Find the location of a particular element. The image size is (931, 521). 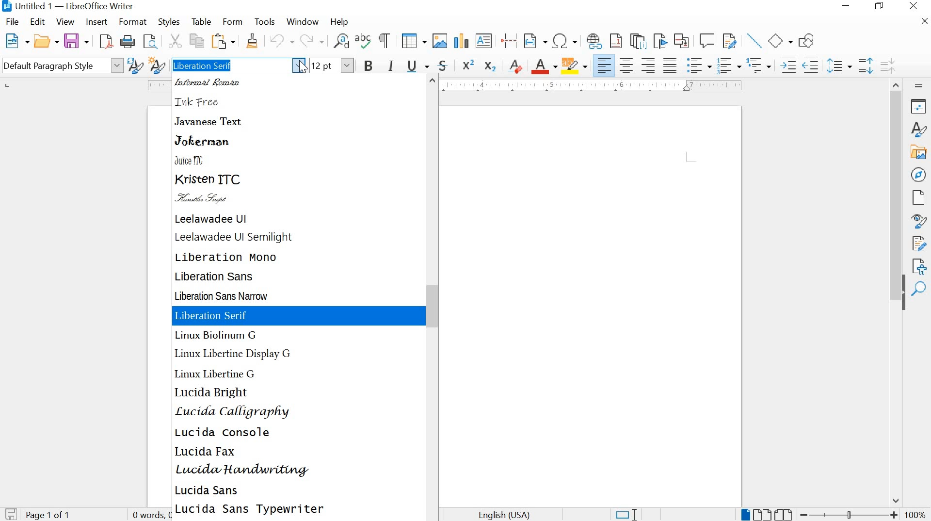

STYLE INSPECTOR is located at coordinates (918, 220).